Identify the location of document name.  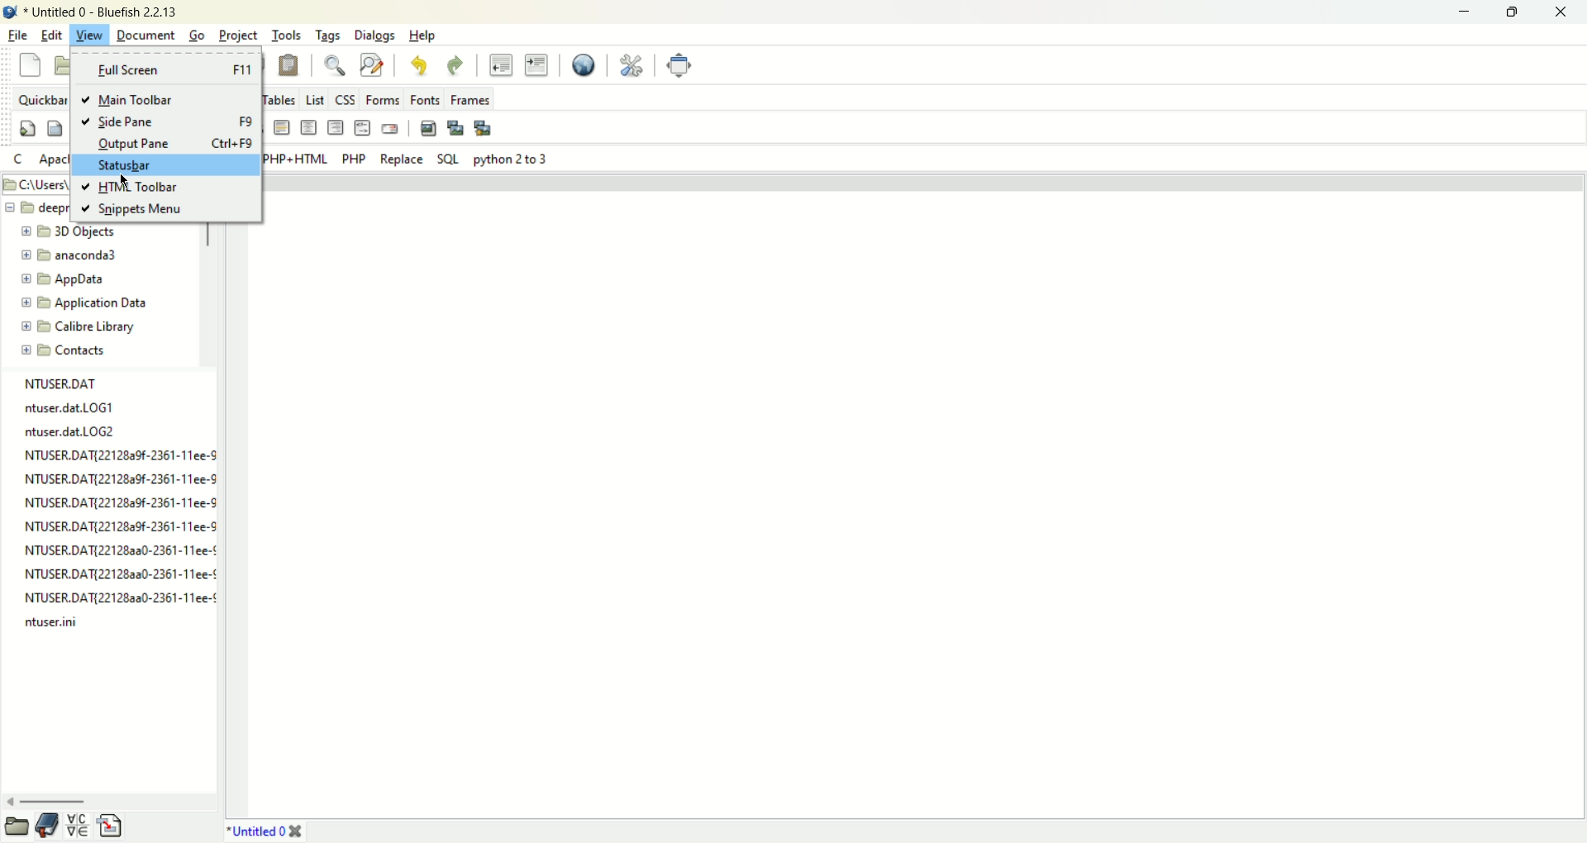
(256, 832).